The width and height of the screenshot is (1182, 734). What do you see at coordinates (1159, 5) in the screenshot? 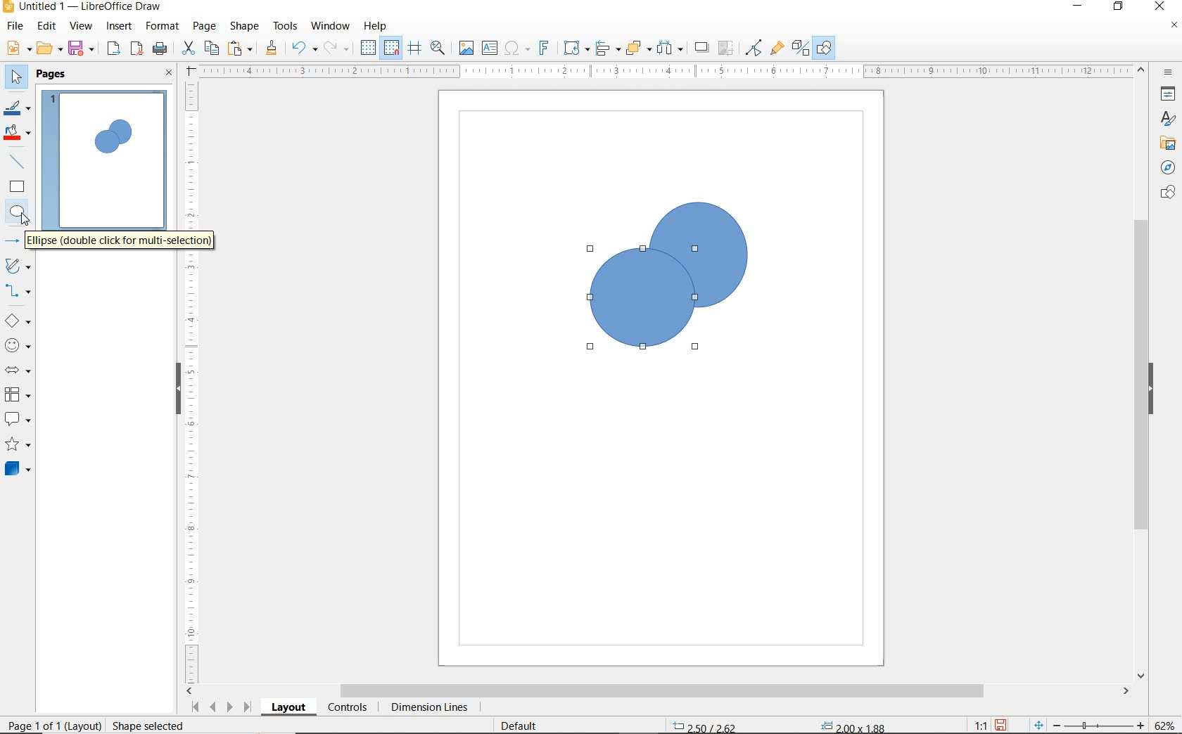
I see `CLOSE` at bounding box center [1159, 5].